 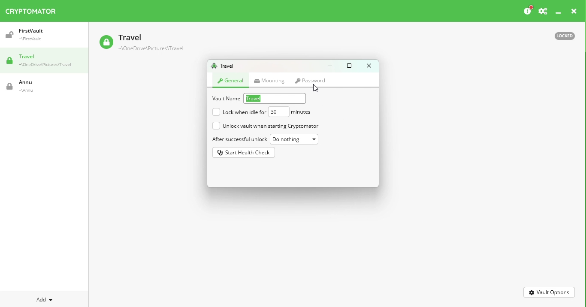 I want to click on Vault name, so click(x=258, y=99).